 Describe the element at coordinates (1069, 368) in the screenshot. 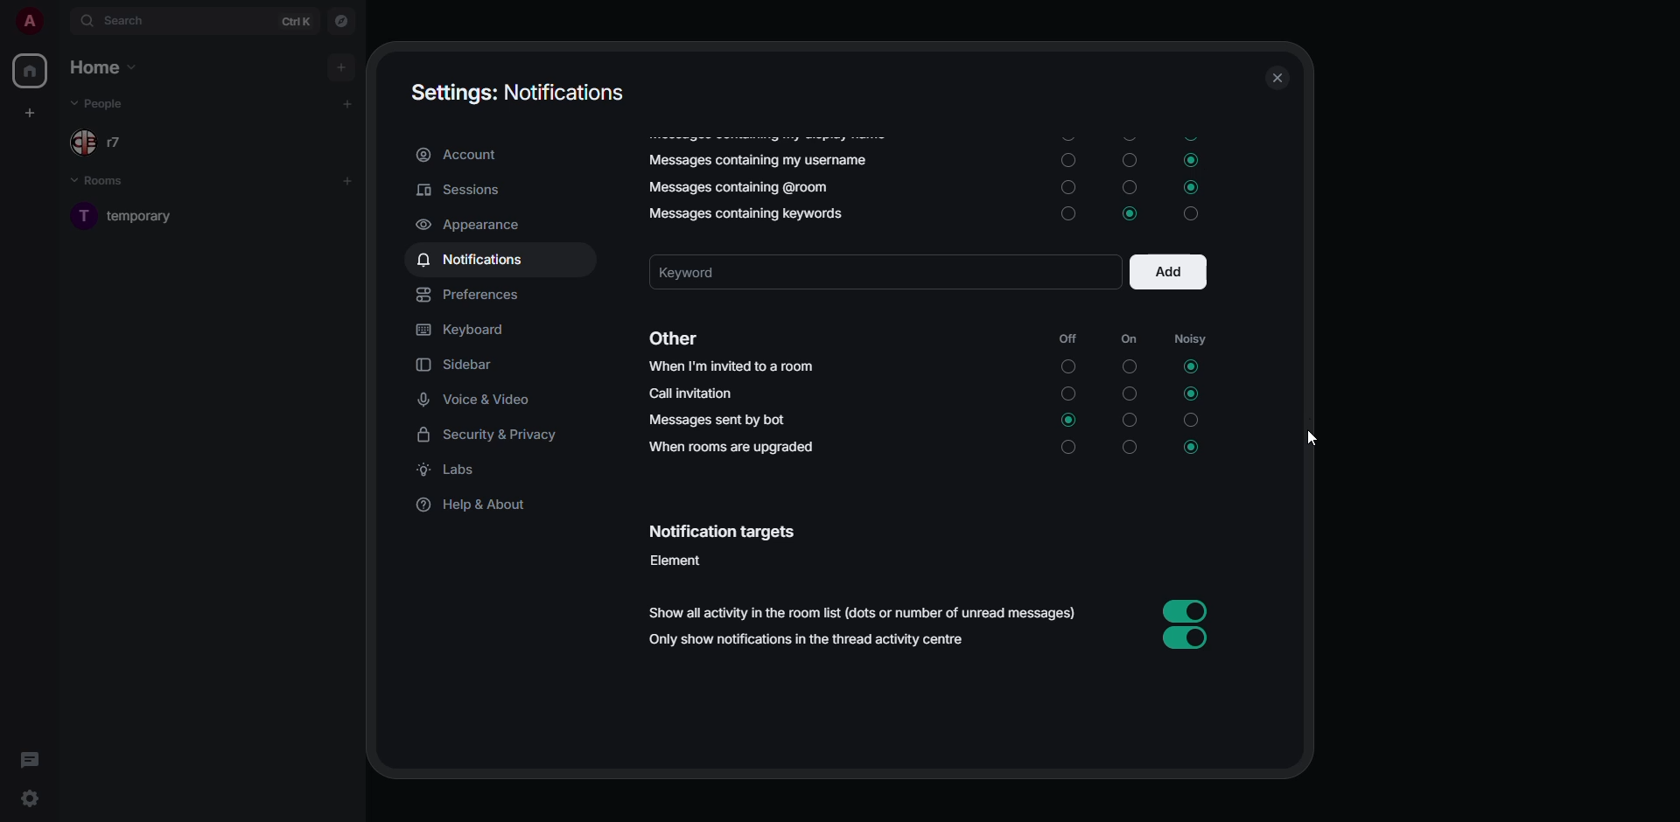

I see `on` at that location.